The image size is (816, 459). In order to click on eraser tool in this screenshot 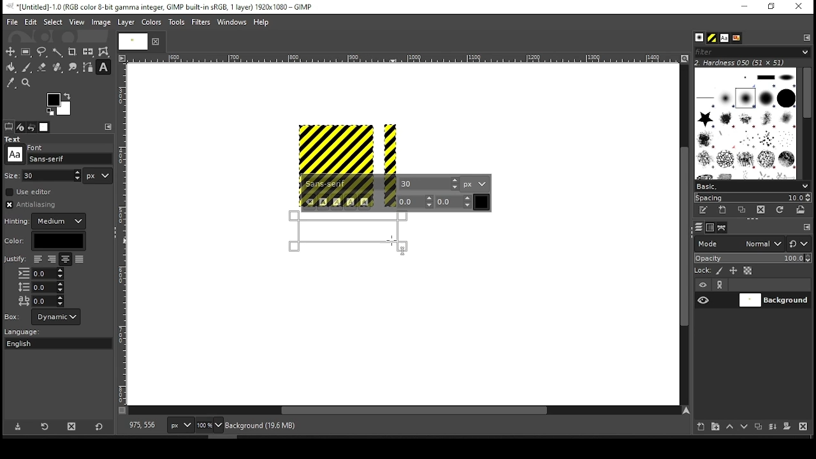, I will do `click(41, 67)`.